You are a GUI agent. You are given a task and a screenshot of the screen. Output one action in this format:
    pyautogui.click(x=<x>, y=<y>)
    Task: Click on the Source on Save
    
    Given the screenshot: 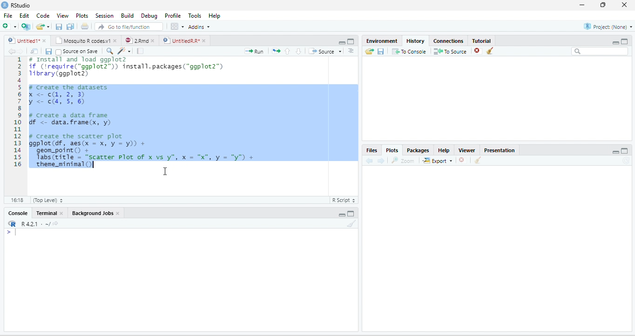 What is the action you would take?
    pyautogui.click(x=77, y=52)
    